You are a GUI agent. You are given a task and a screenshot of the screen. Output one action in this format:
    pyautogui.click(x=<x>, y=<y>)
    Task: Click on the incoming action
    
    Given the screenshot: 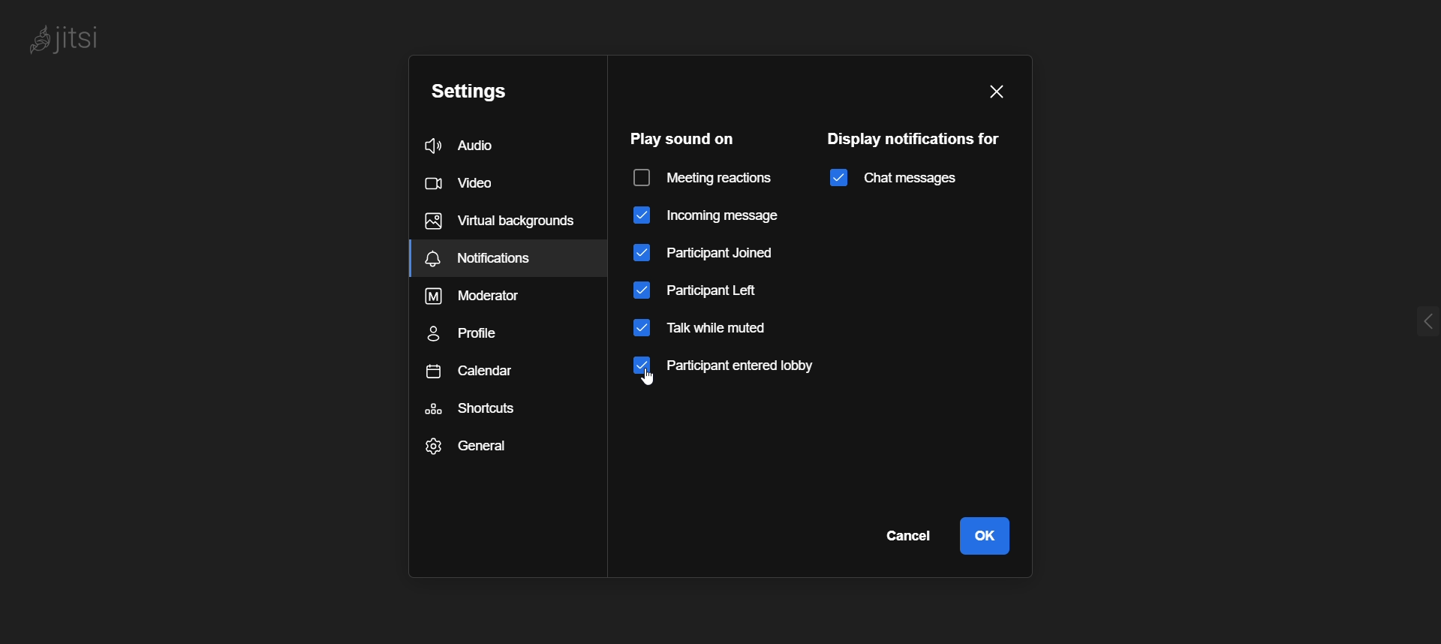 What is the action you would take?
    pyautogui.click(x=706, y=216)
    